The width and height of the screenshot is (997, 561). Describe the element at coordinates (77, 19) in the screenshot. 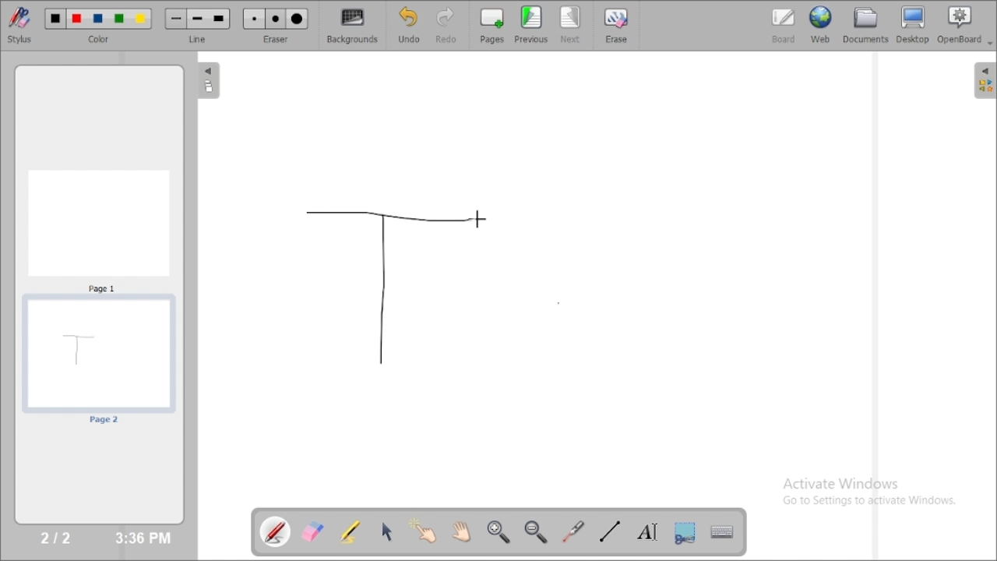

I see `Color 2` at that location.